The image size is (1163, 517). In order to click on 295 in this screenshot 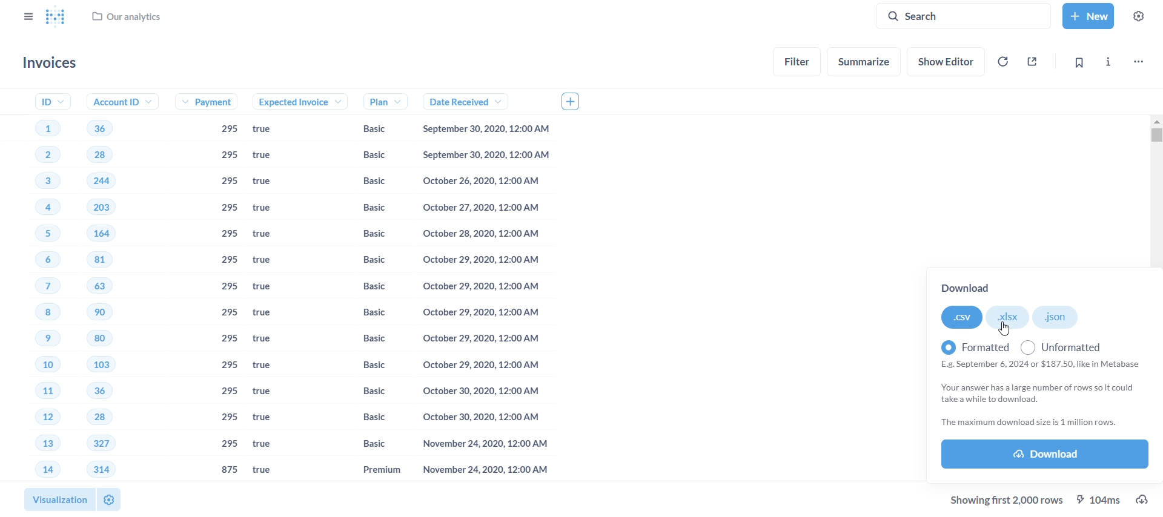, I will do `click(227, 130)`.